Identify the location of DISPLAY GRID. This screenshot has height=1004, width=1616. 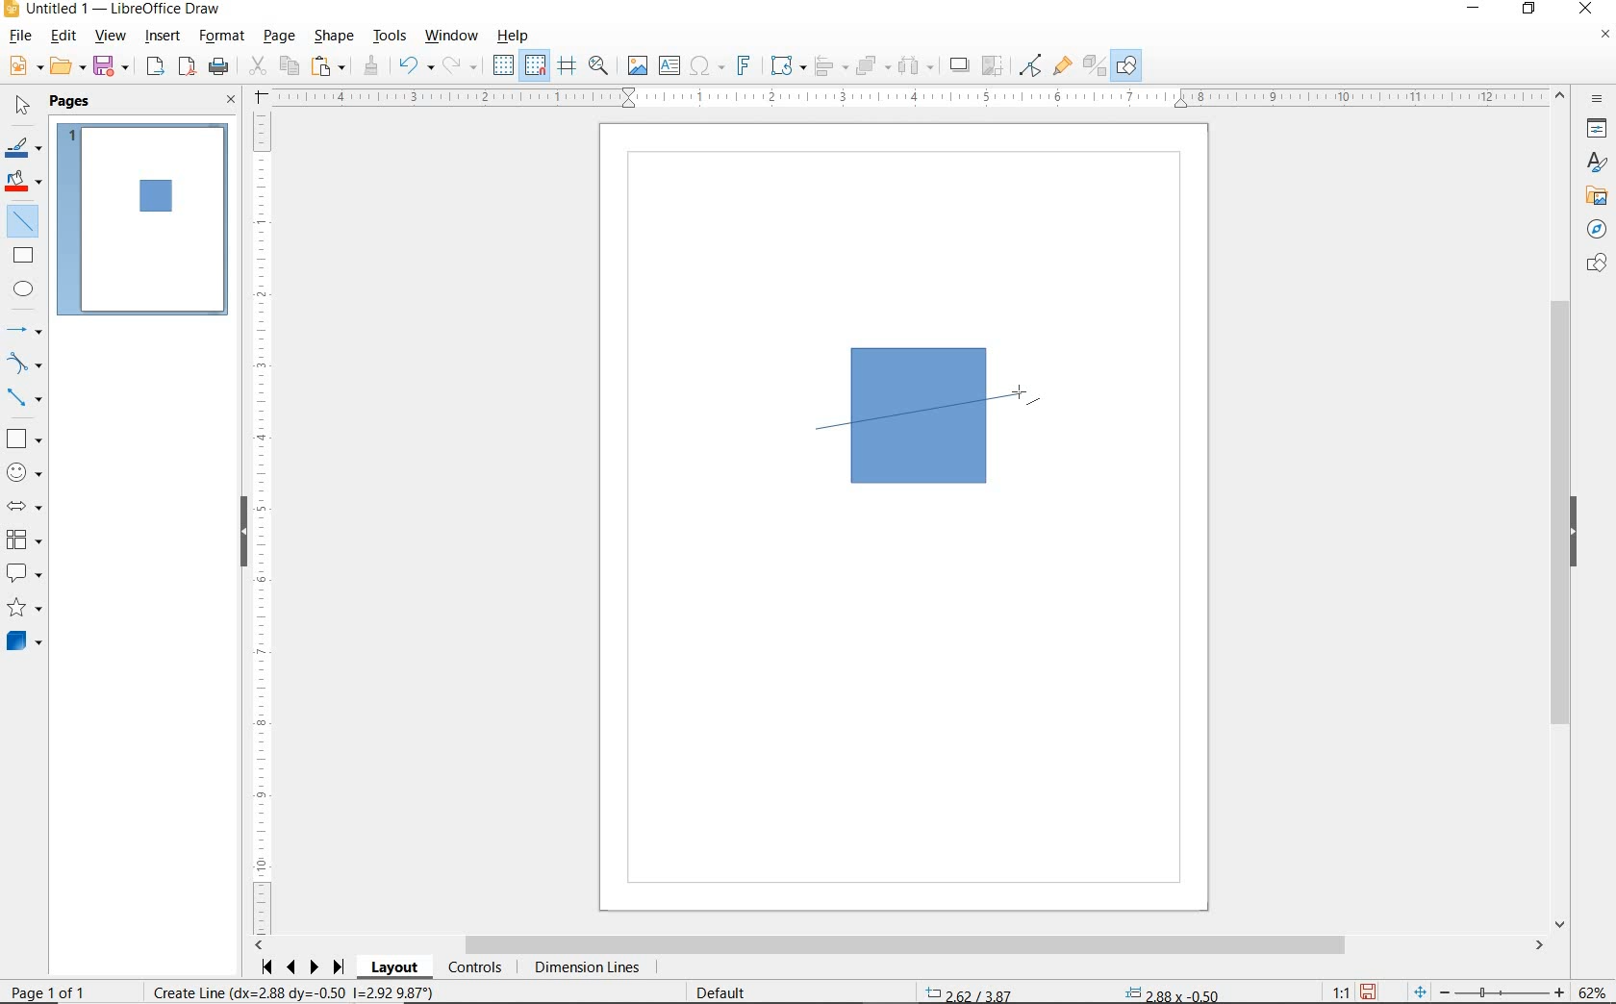
(505, 66).